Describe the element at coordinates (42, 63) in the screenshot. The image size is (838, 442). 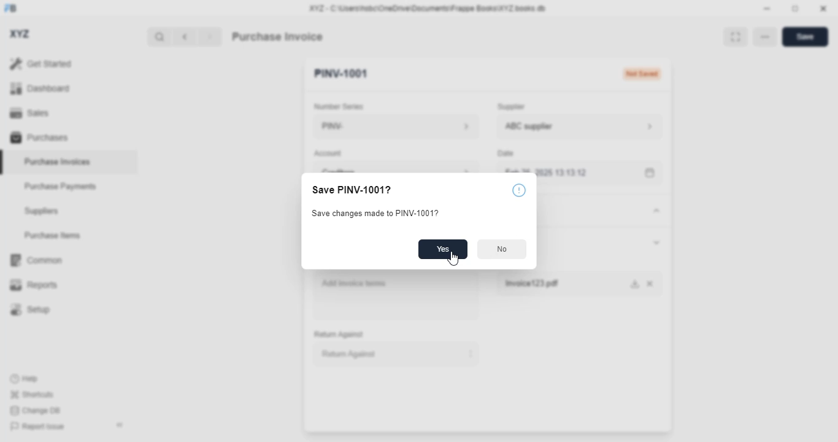
I see `get started` at that location.